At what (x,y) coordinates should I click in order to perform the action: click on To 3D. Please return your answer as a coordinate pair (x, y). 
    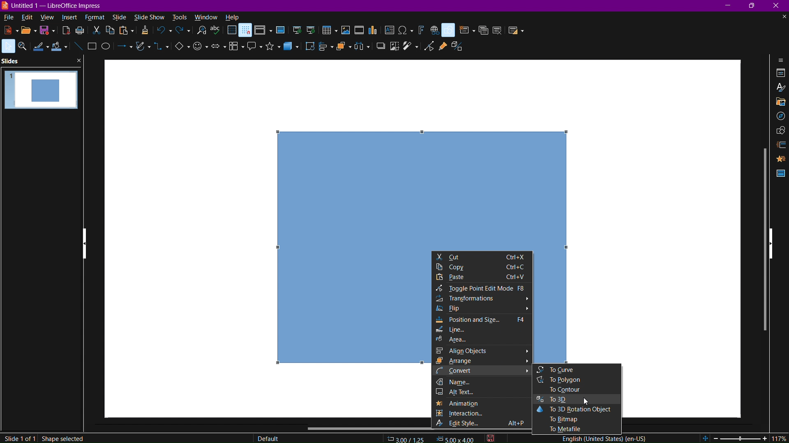
    Looking at the image, I should click on (579, 401).